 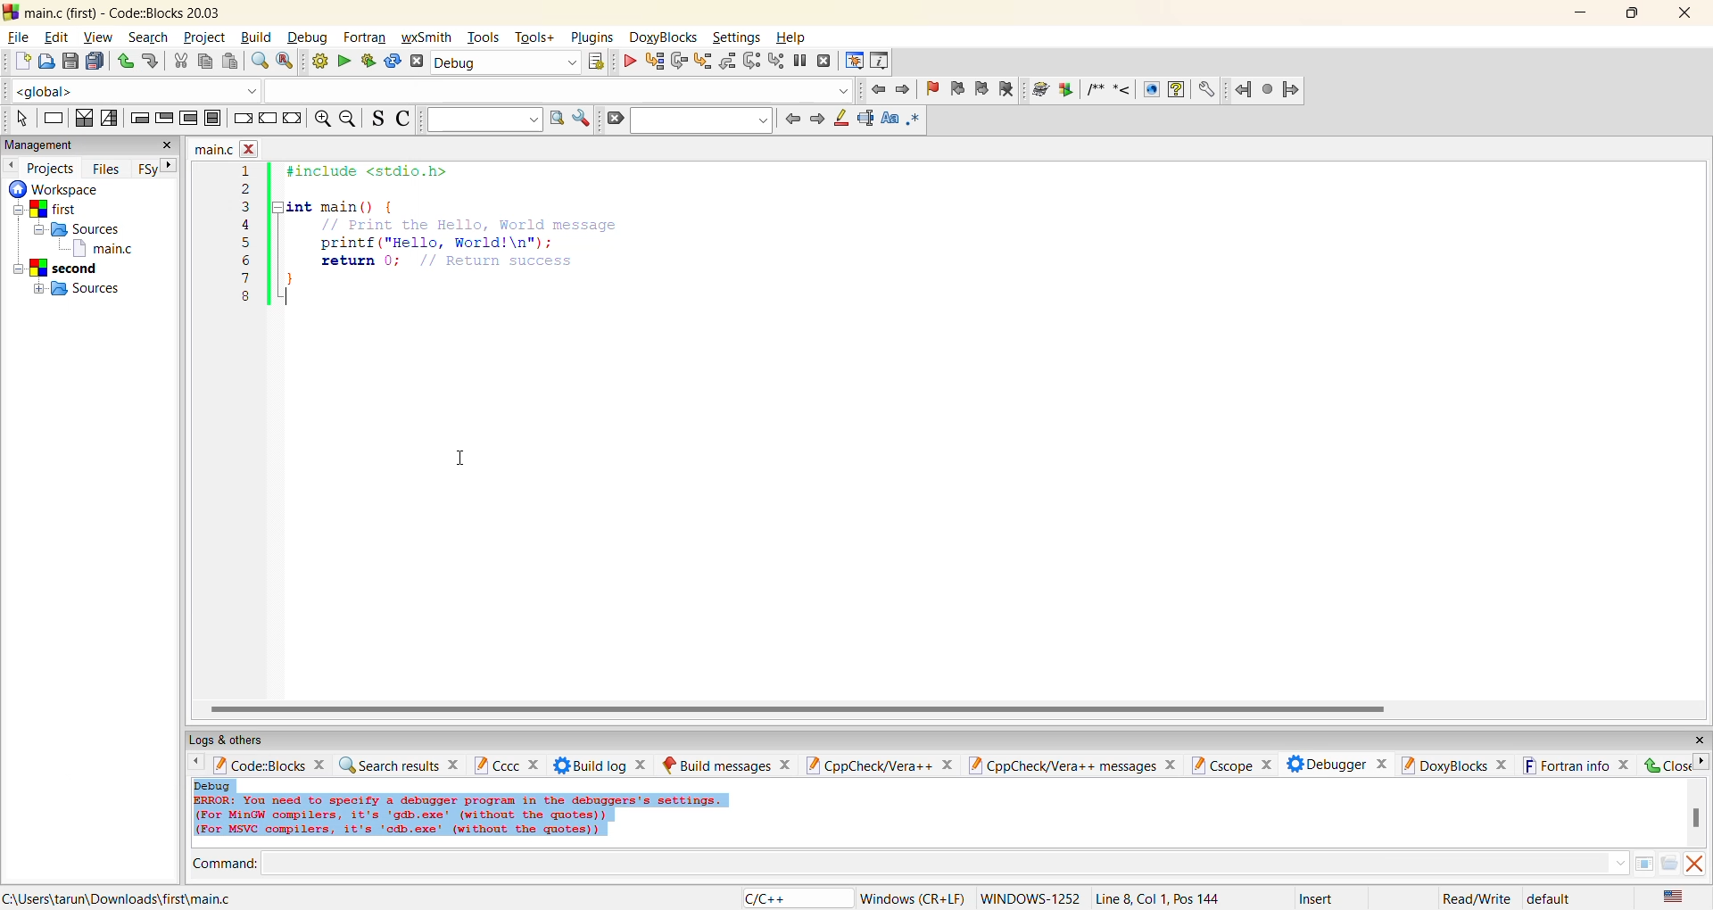 I want to click on abort, so click(x=416, y=62).